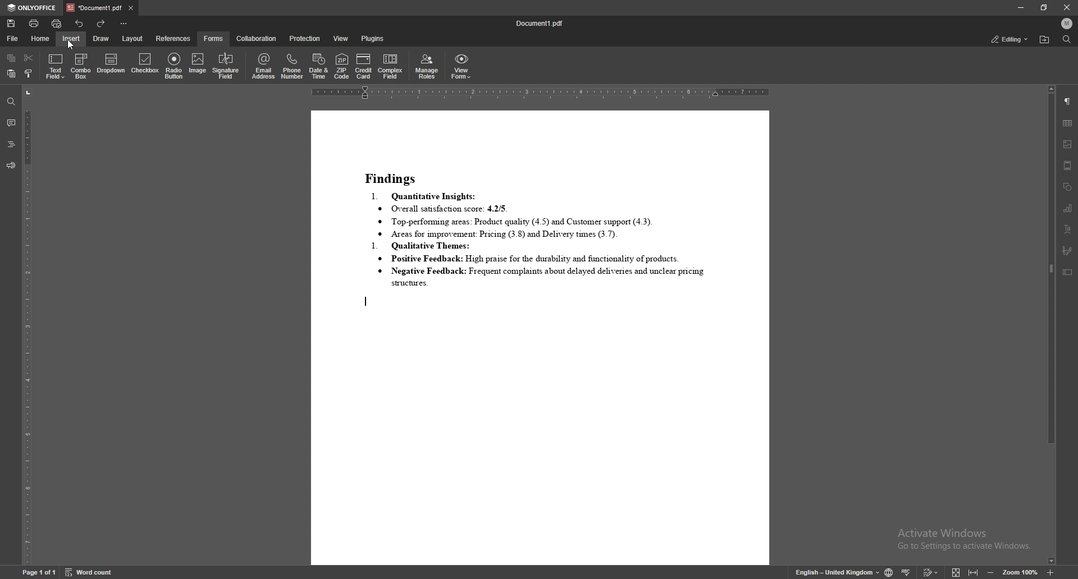  I want to click on save, so click(12, 24).